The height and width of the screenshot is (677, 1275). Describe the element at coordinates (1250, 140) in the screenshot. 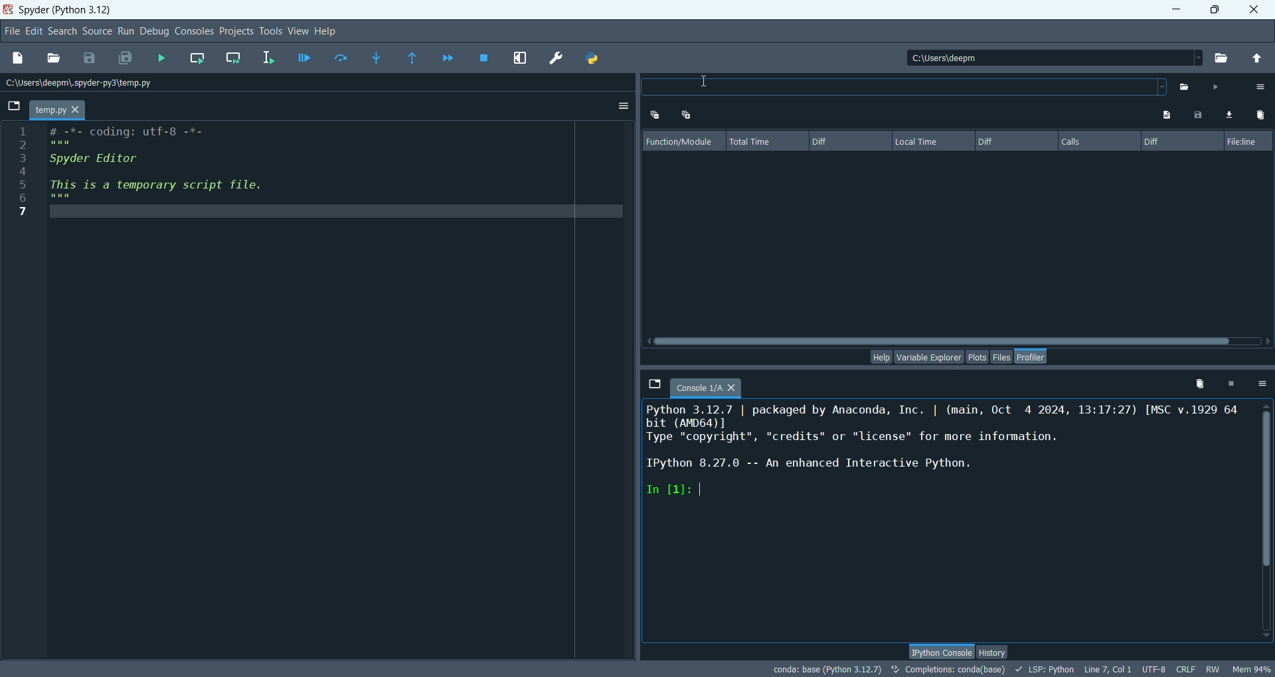

I see `fileline` at that location.